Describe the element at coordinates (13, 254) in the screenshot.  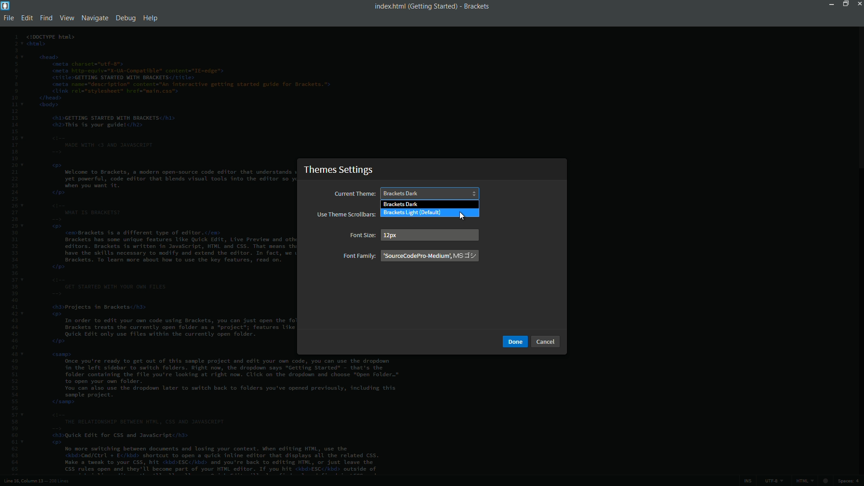
I see `line numbers` at that location.